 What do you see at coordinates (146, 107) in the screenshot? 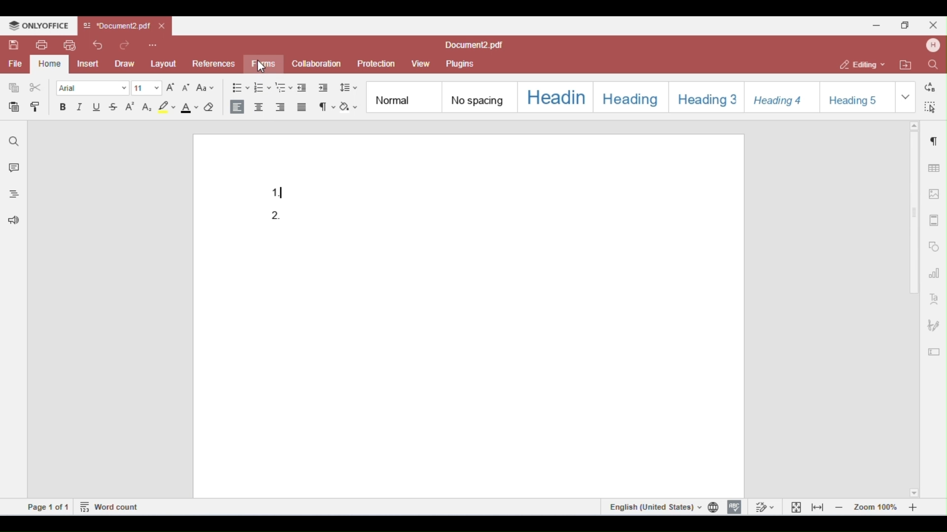
I see `subscript` at bounding box center [146, 107].